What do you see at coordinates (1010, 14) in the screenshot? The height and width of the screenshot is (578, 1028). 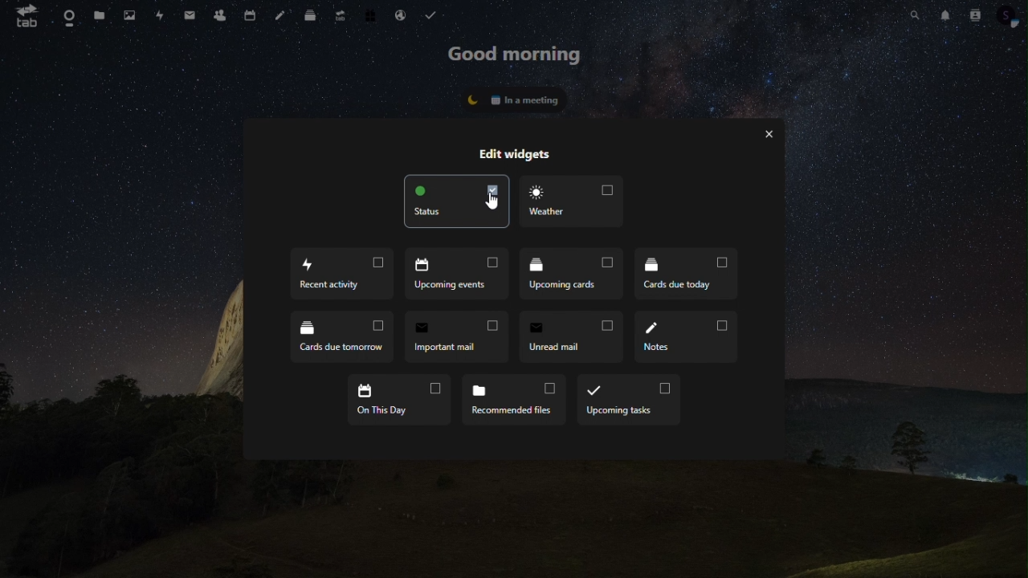 I see `account` at bounding box center [1010, 14].